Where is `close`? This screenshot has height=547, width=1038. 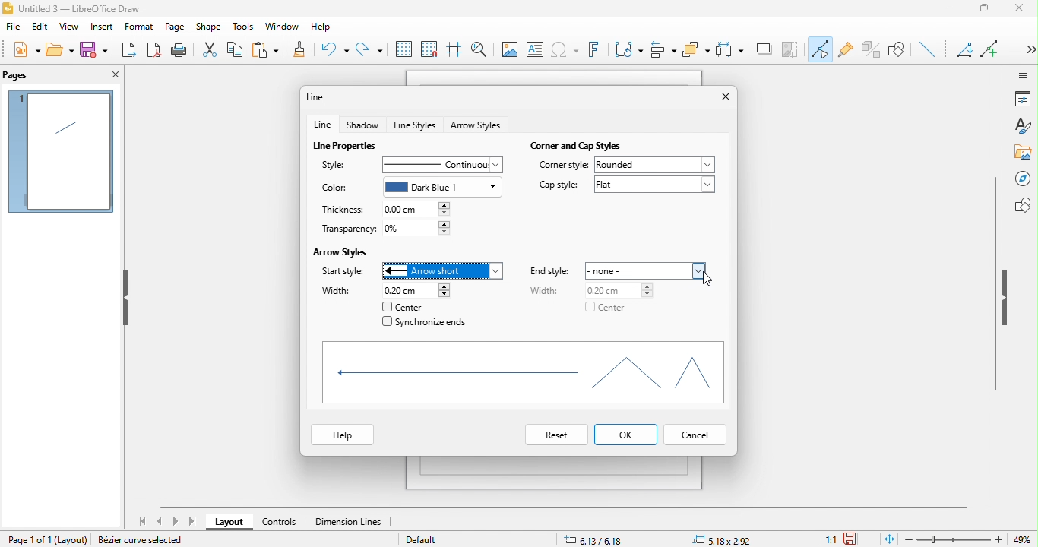 close is located at coordinates (1024, 11).